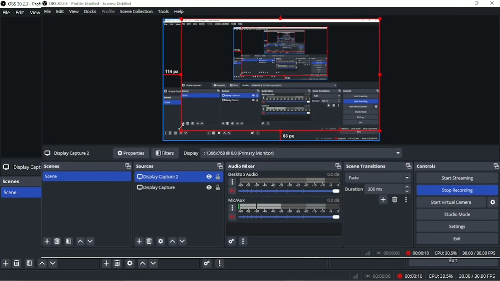 This screenshot has height=281, width=500. Describe the element at coordinates (14, 181) in the screenshot. I see `Scenes` at that location.